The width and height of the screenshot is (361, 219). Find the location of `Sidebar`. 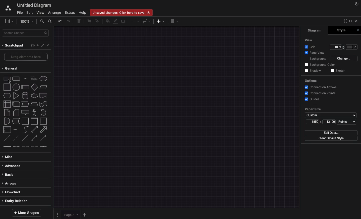

Sidebar is located at coordinates (9, 21).